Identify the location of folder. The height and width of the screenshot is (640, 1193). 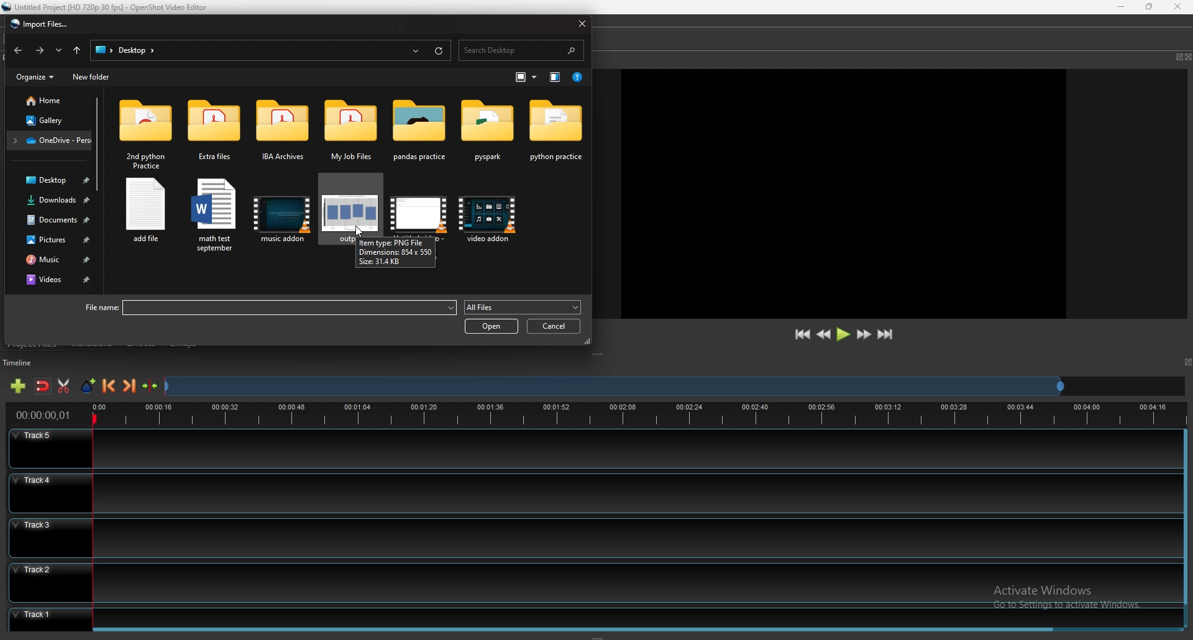
(48, 140).